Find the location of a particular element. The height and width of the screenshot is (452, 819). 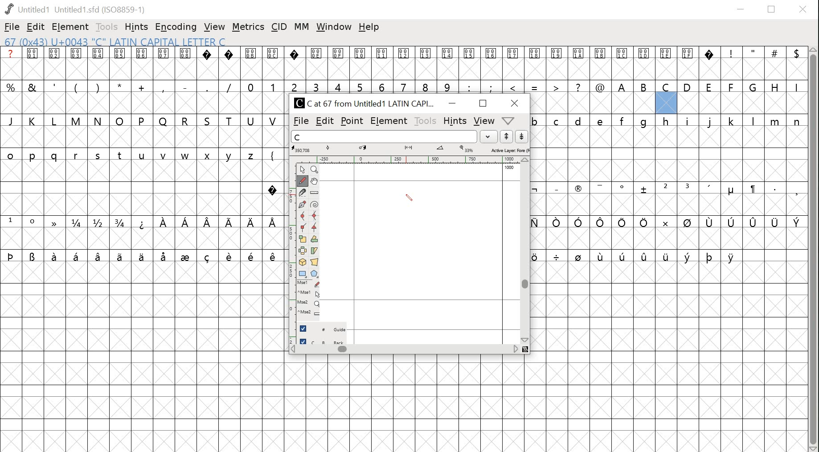

scrollbar is located at coordinates (525, 251).